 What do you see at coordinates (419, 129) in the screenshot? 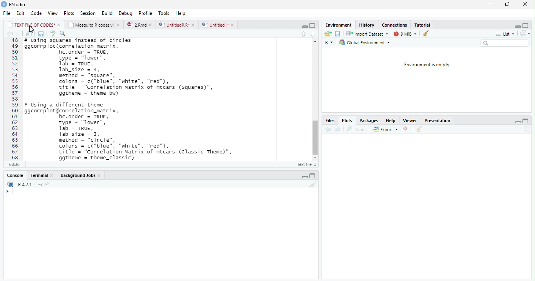
I see `clear all plots` at bounding box center [419, 129].